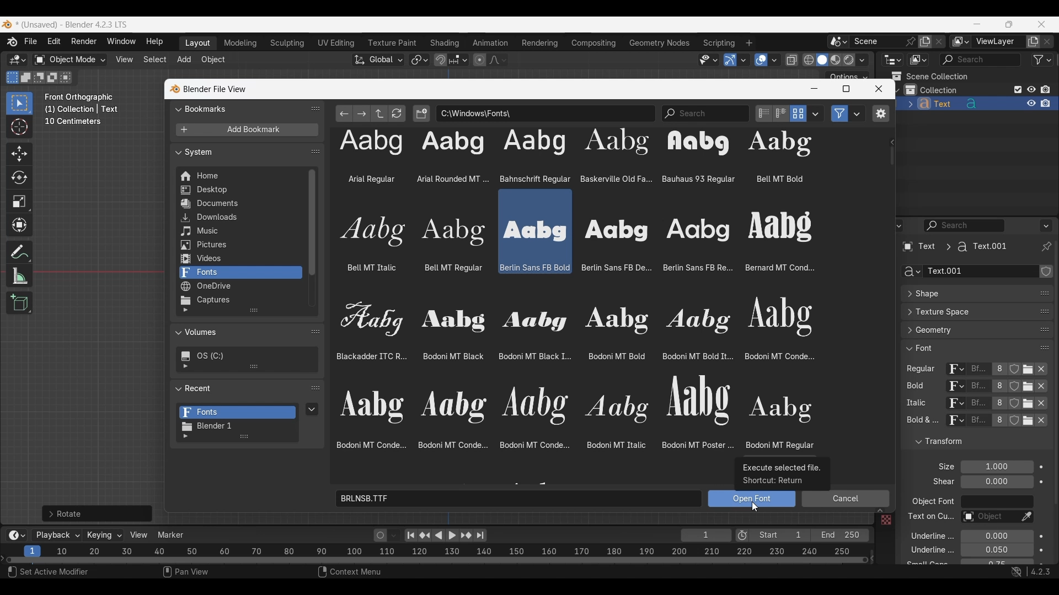 The height and width of the screenshot is (595, 1059). I want to click on Show filtering options, so click(185, 436).